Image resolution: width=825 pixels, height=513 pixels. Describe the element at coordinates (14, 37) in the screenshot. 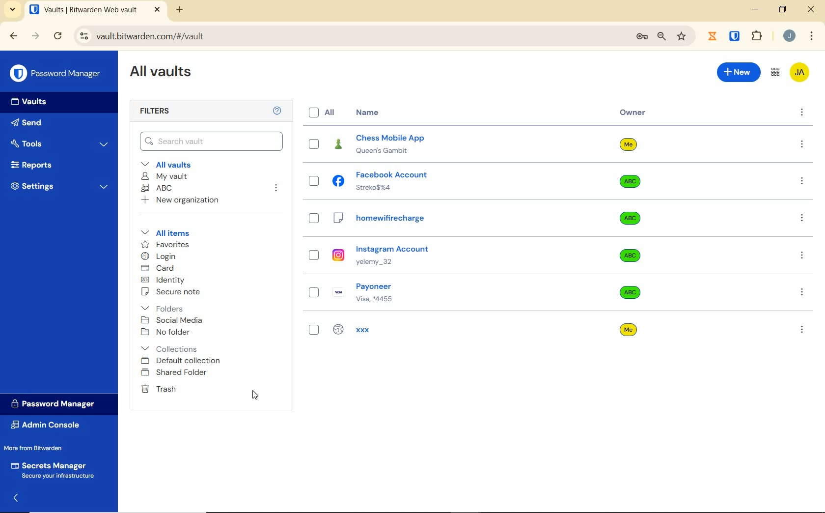

I see `backward` at that location.